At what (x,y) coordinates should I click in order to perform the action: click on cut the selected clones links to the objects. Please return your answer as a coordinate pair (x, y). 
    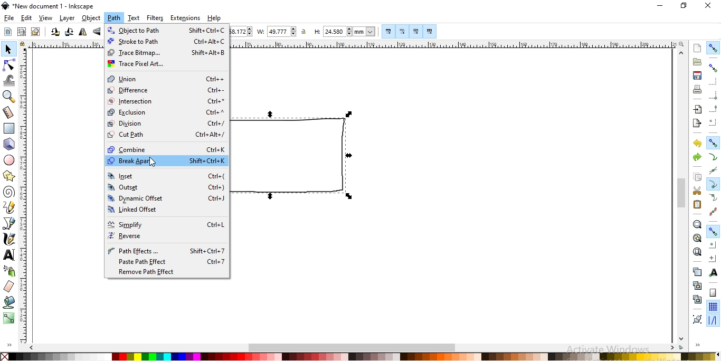
    Looking at the image, I should click on (696, 300).